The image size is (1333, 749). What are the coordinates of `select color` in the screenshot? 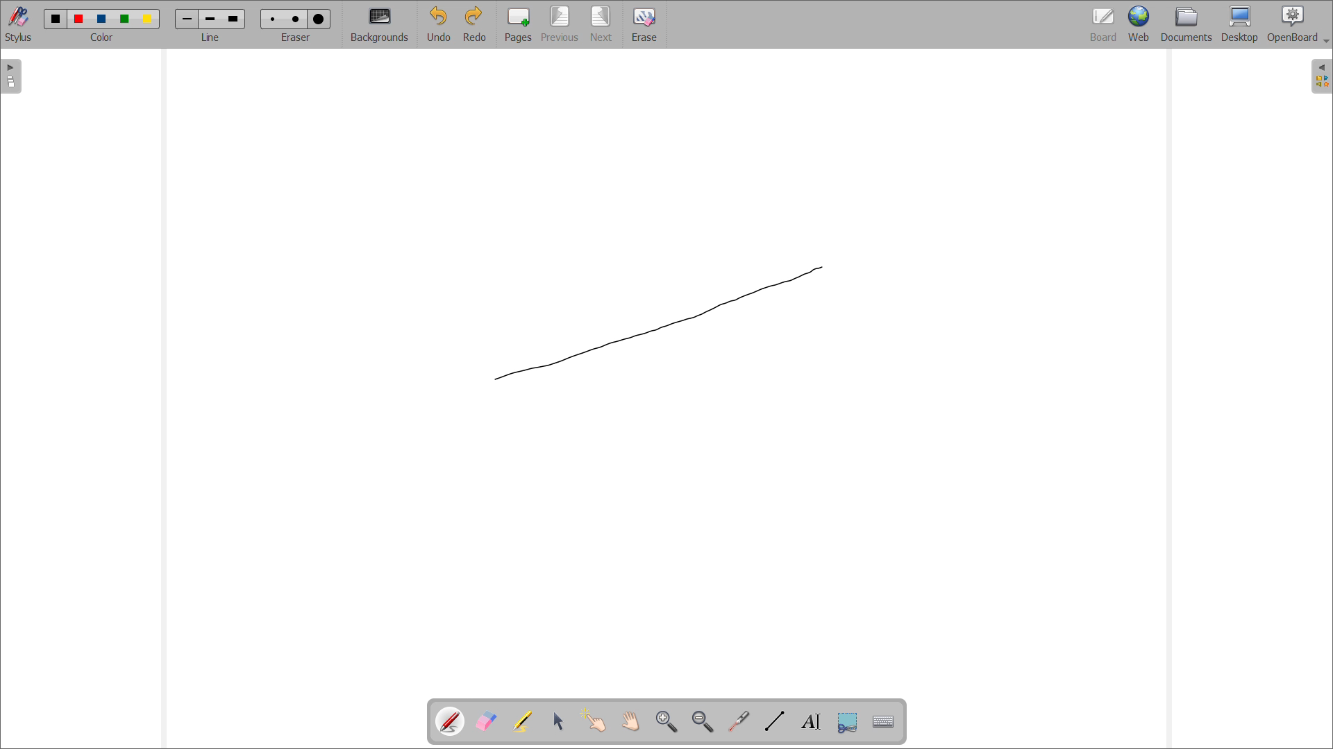 It's located at (101, 37).